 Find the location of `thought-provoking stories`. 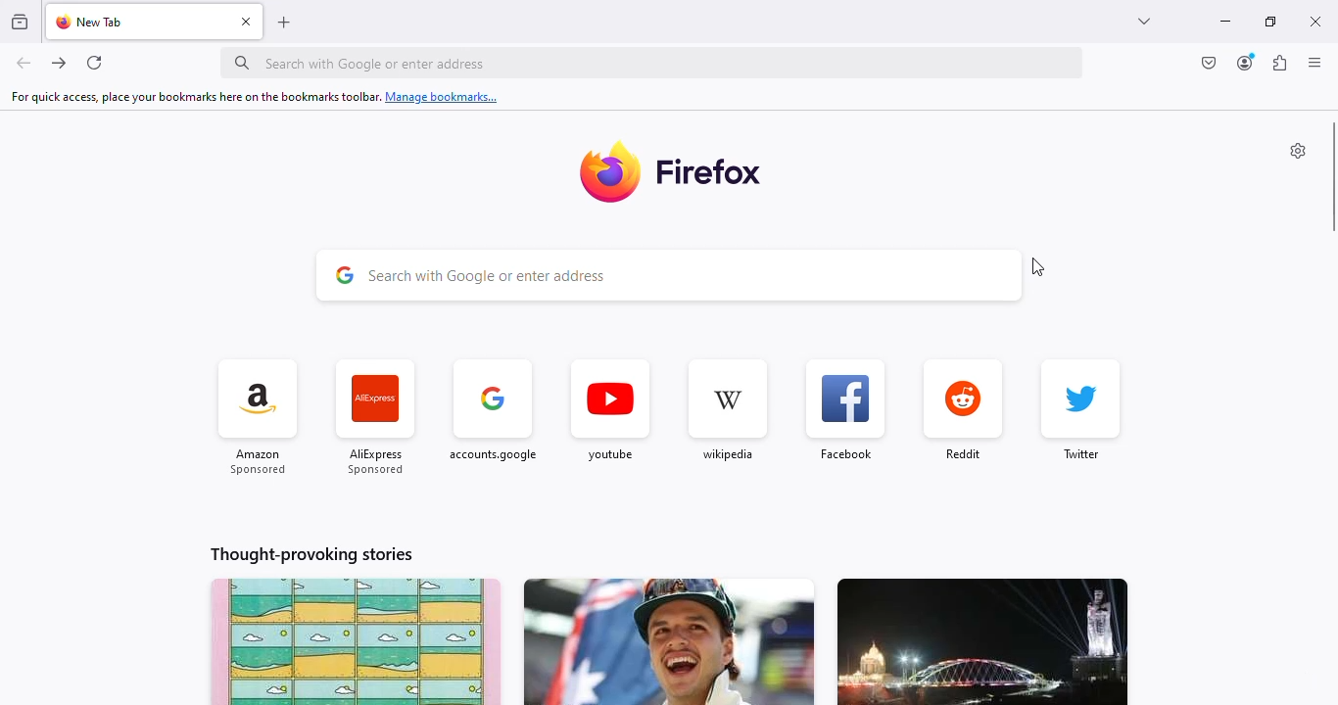

thought-provoking stories is located at coordinates (311, 554).